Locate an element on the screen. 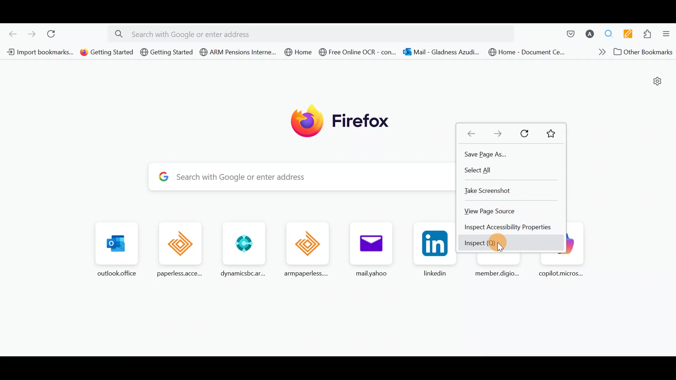 The height and width of the screenshot is (380, 676). Save to pocket is located at coordinates (570, 30).